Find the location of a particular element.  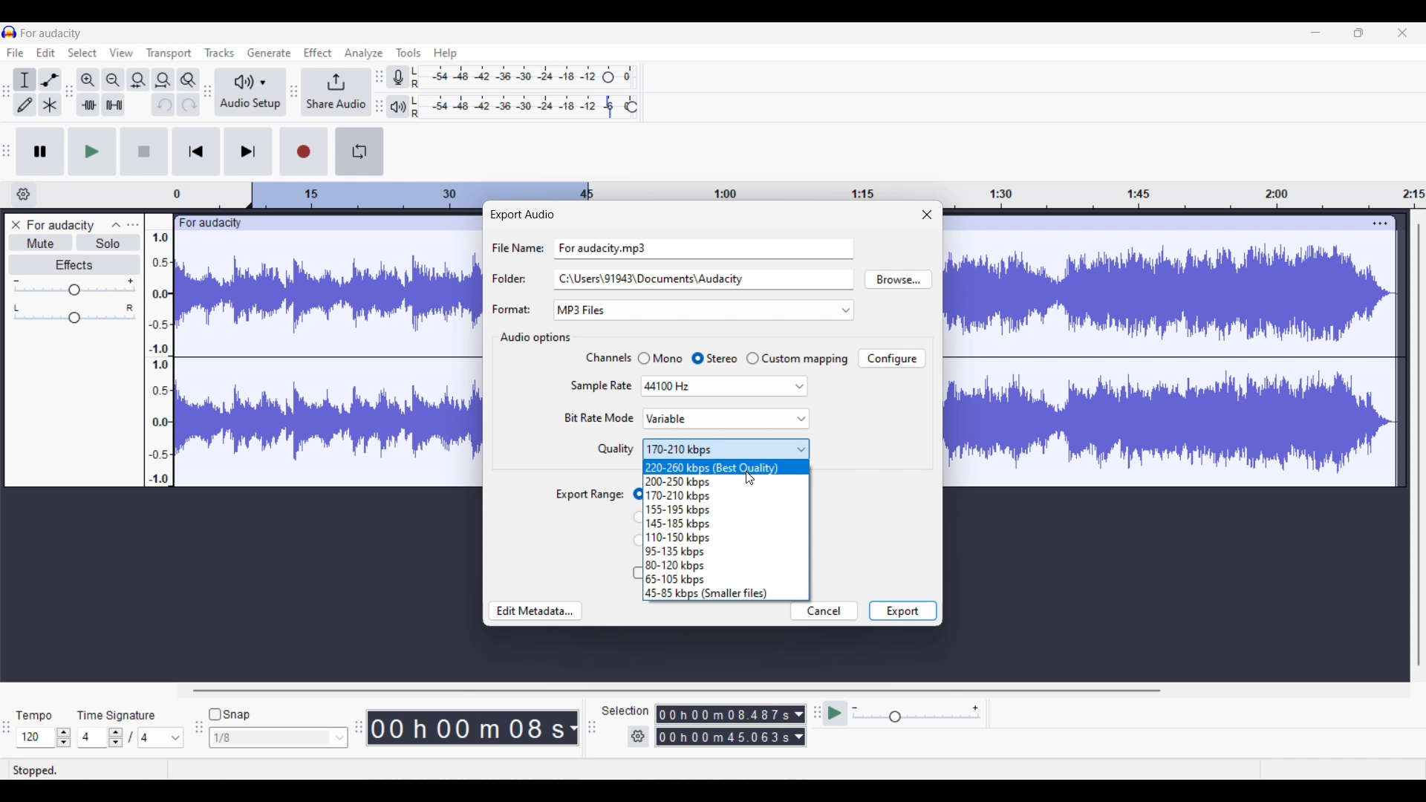

Close interface is located at coordinates (1402, 33).